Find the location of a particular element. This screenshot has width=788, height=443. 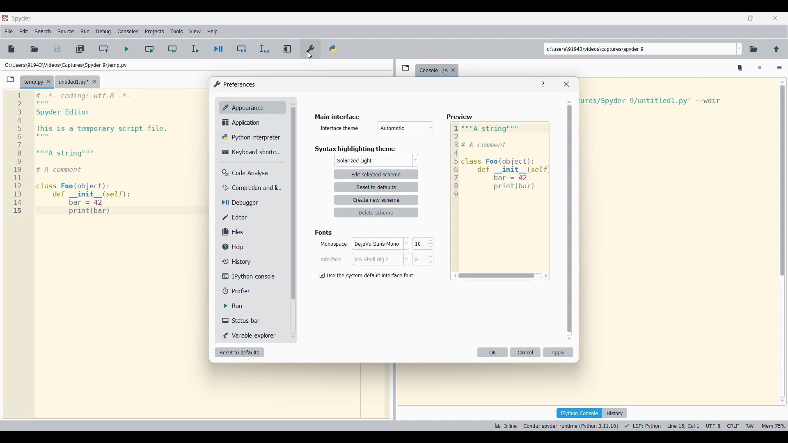

File location is located at coordinates (67, 65).